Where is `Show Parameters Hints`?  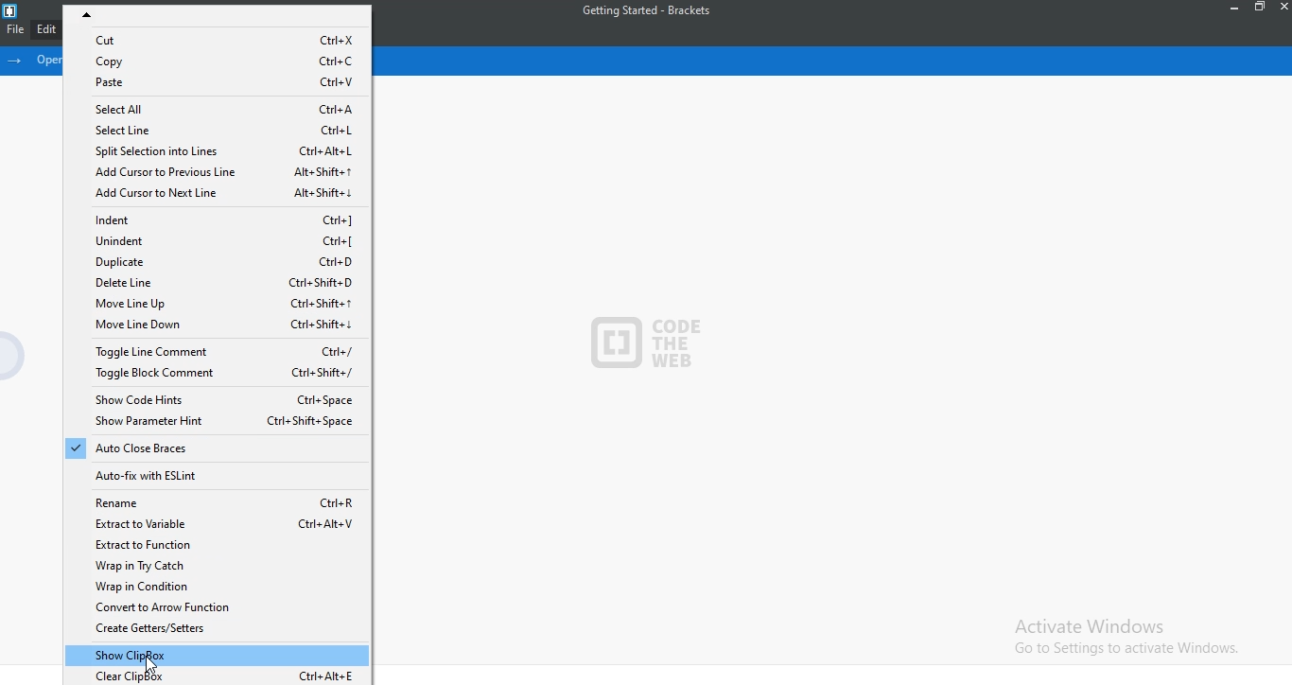
Show Parameters Hints is located at coordinates (213, 423).